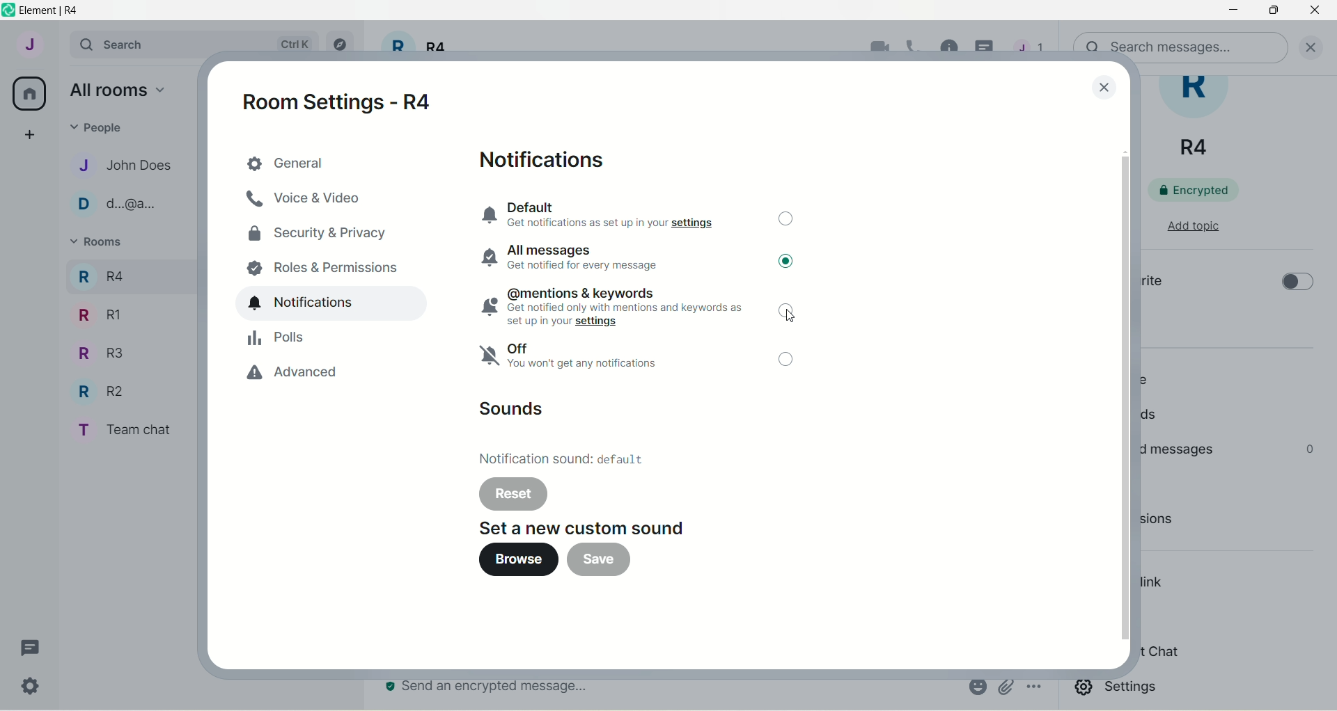  I want to click on browse, so click(510, 560).